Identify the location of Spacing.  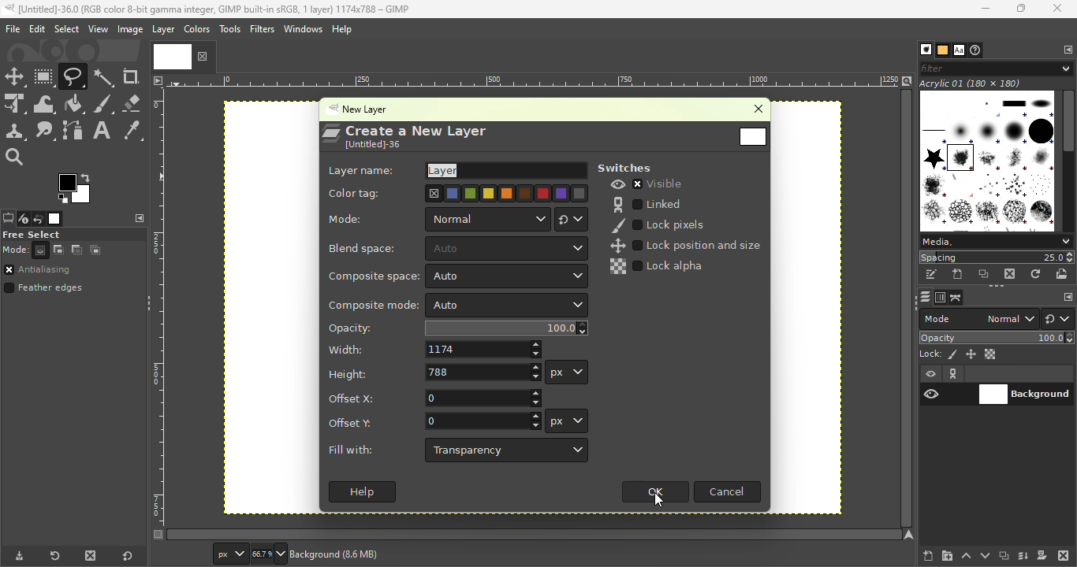
(997, 257).